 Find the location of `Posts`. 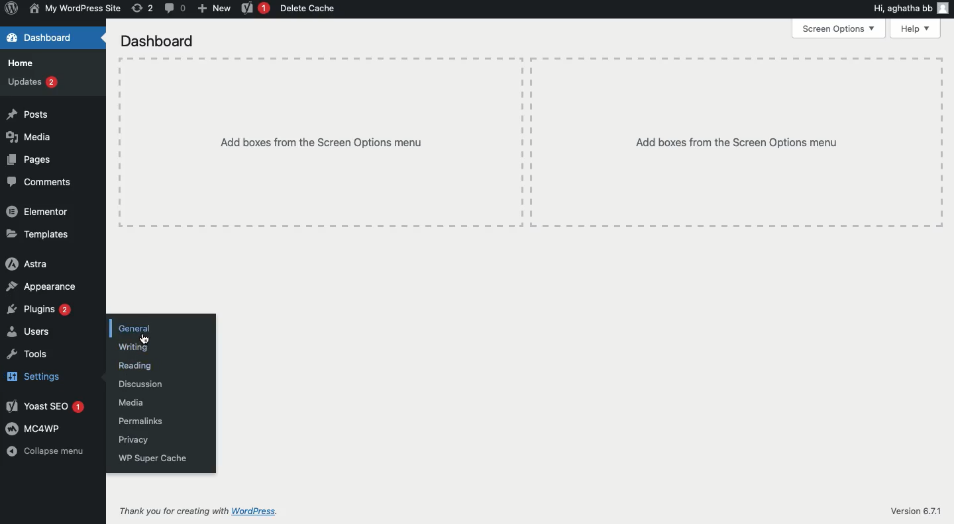

Posts is located at coordinates (26, 113).